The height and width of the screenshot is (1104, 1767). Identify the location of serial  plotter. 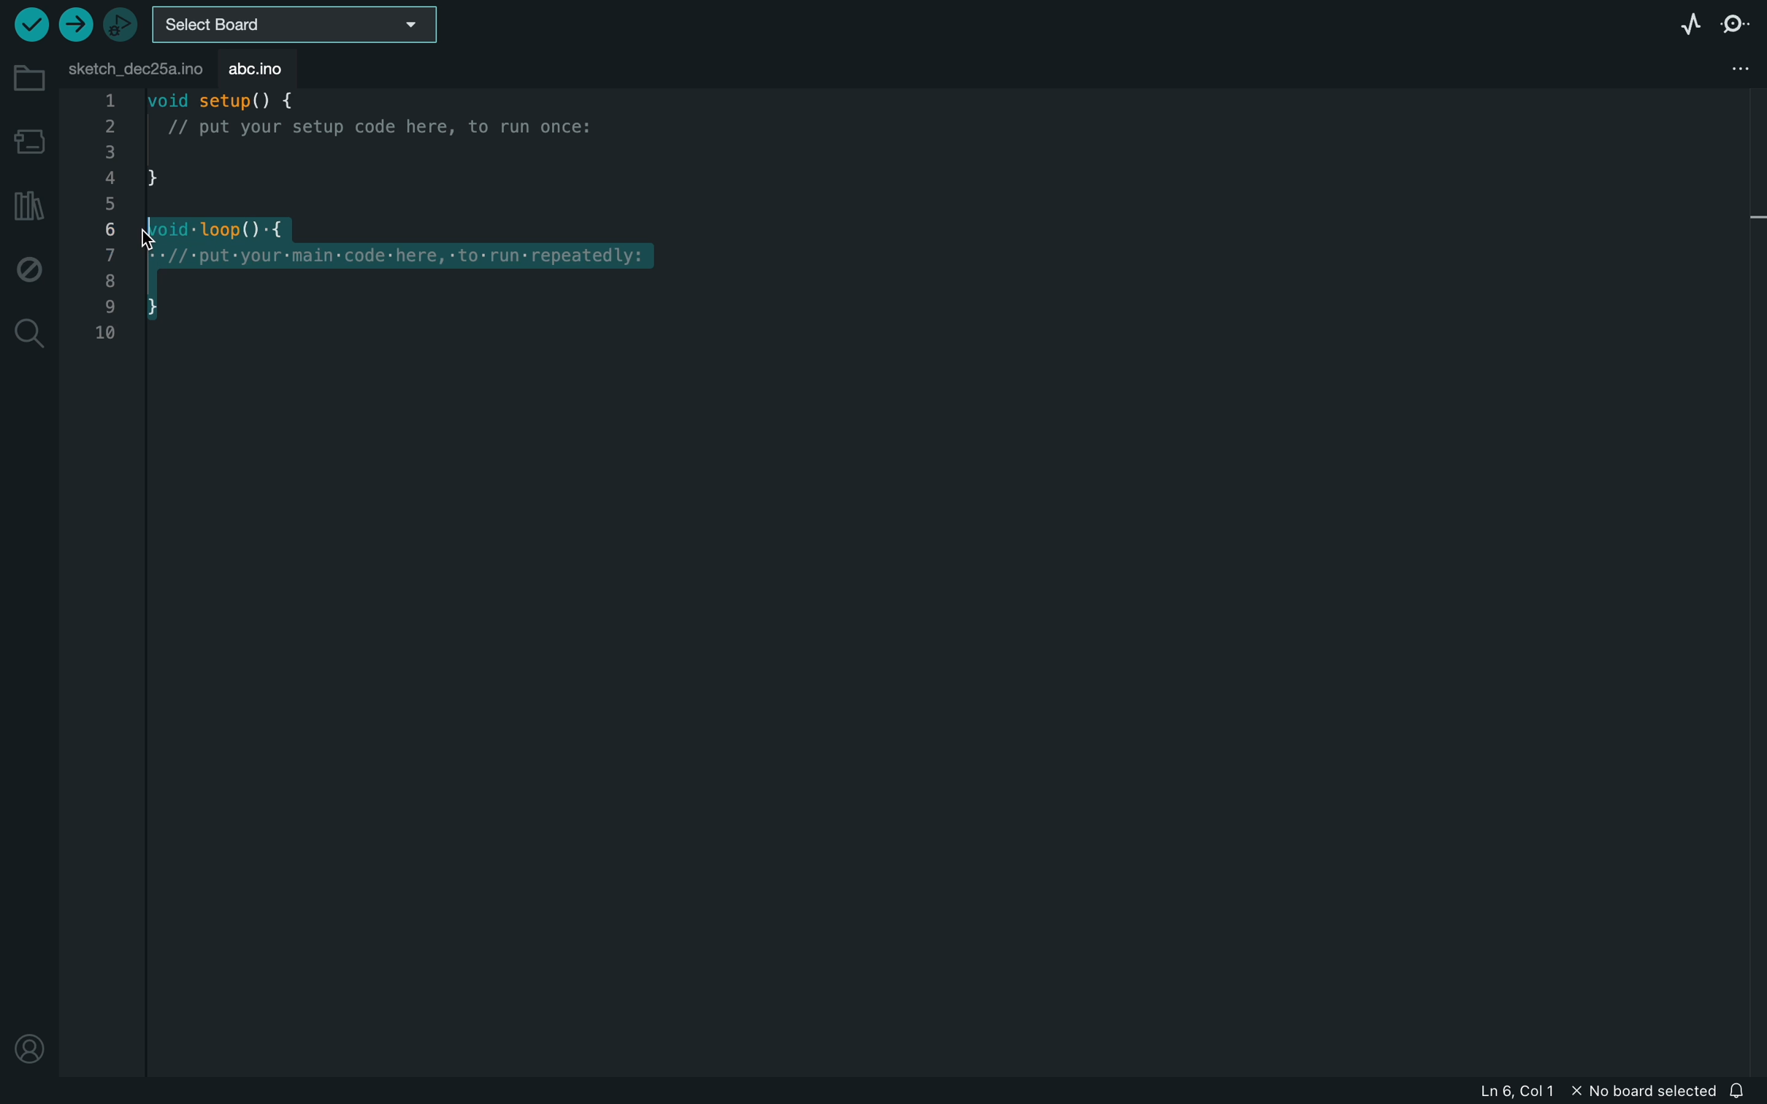
(1689, 23).